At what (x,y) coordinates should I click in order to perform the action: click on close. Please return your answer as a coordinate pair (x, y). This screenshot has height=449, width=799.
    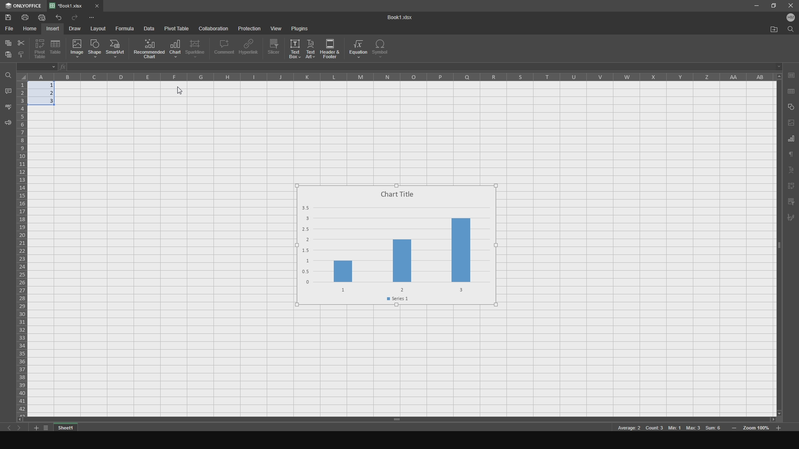
    Looking at the image, I should click on (789, 6).